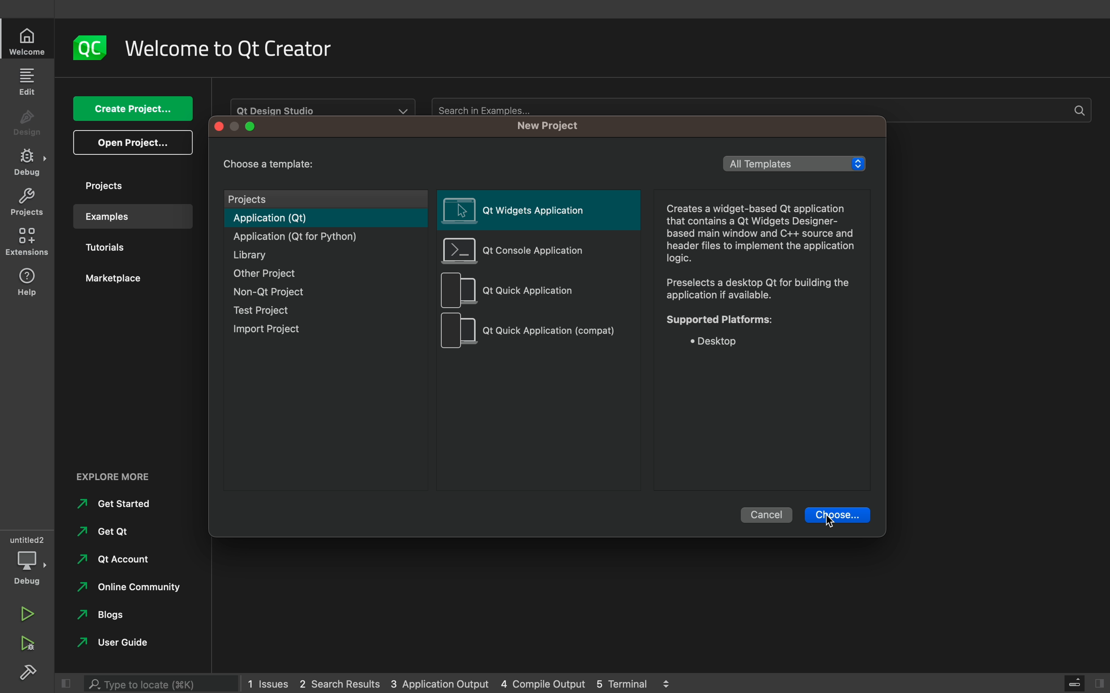  I want to click on Qt Design, so click(321, 106).